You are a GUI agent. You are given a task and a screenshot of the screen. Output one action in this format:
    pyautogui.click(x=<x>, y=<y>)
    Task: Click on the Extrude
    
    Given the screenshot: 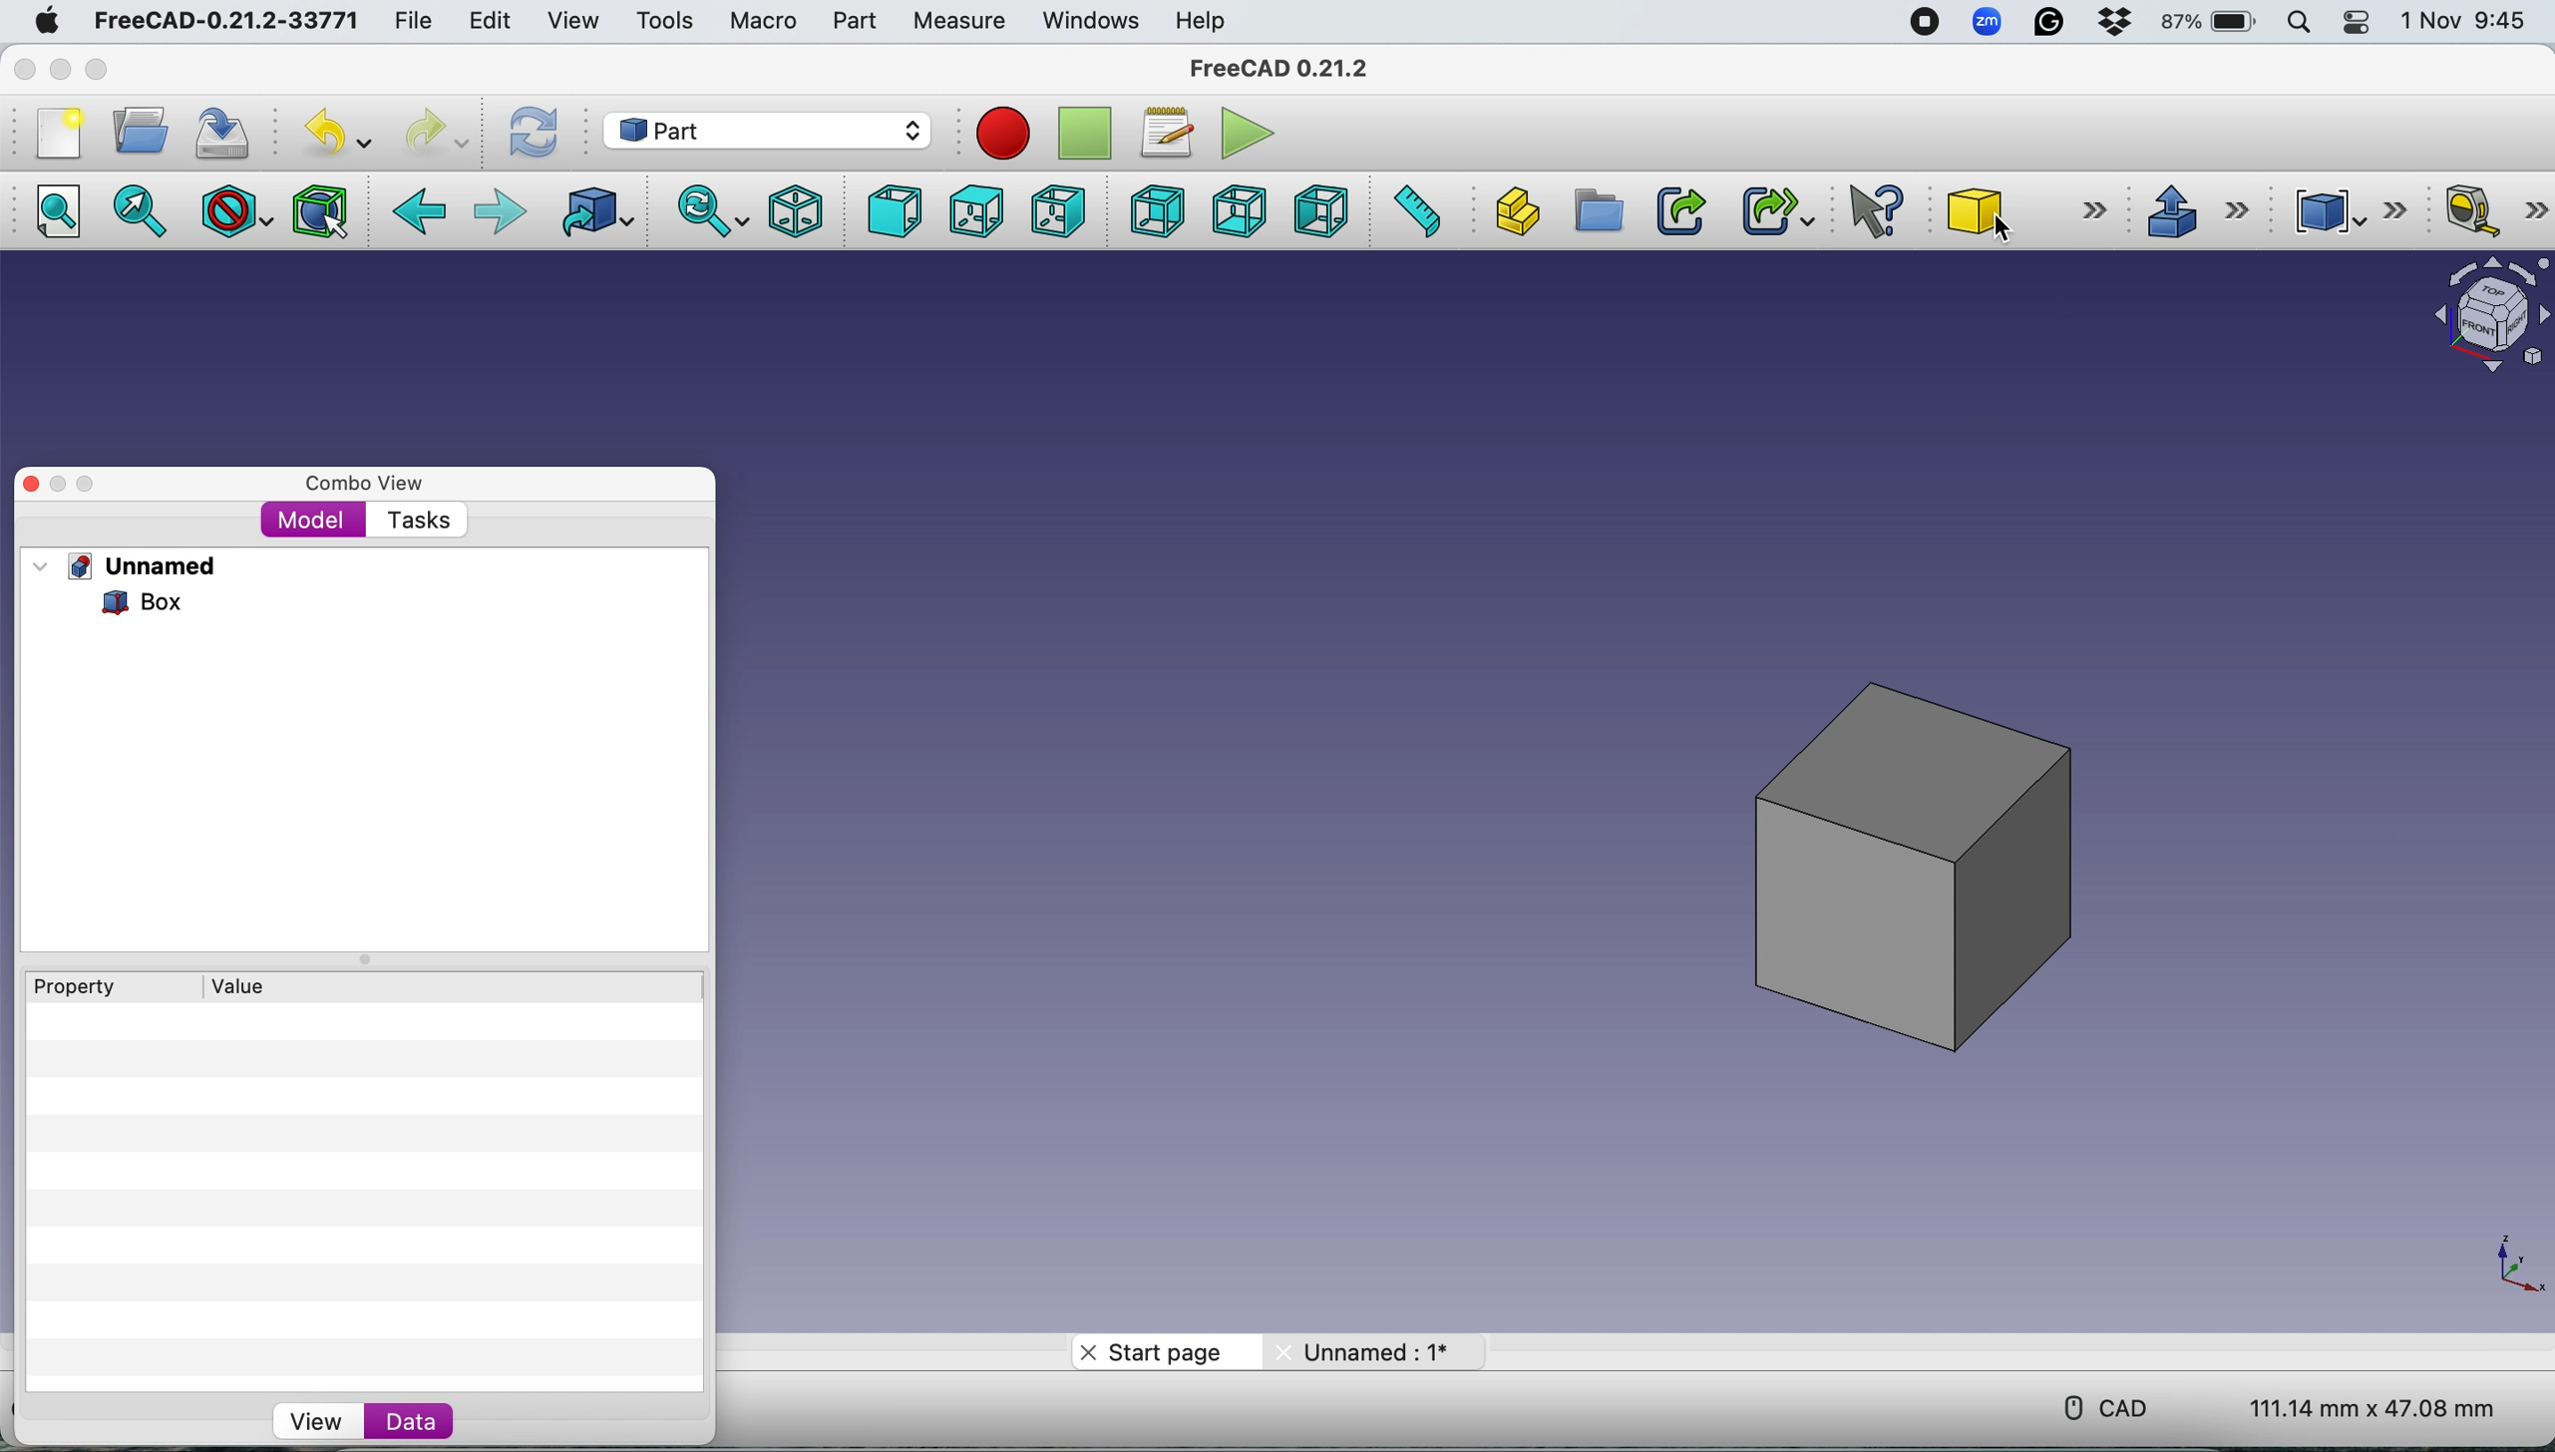 What is the action you would take?
    pyautogui.click(x=2196, y=208)
    